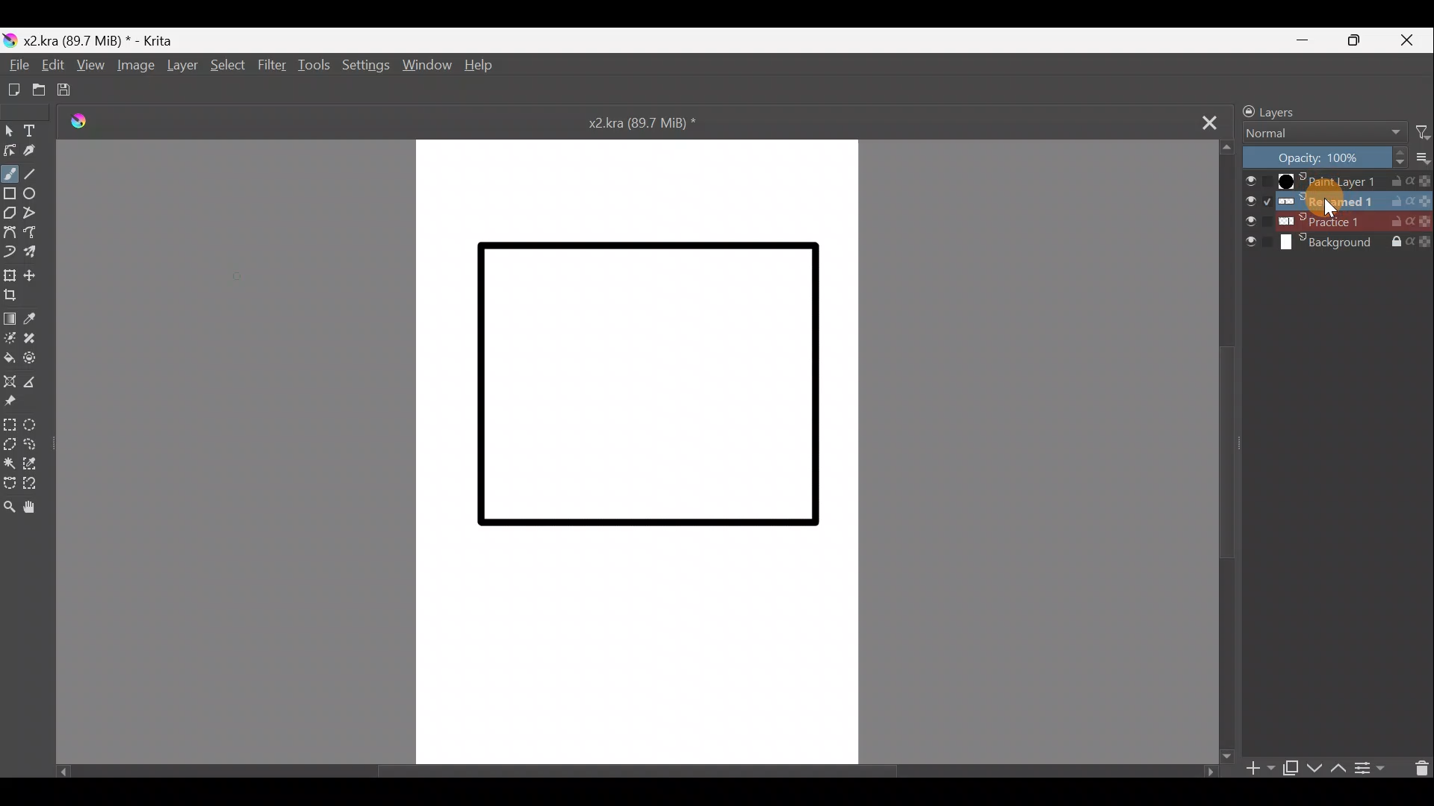 This screenshot has height=806, width=1434. What do you see at coordinates (1204, 120) in the screenshot?
I see `Close tab` at bounding box center [1204, 120].